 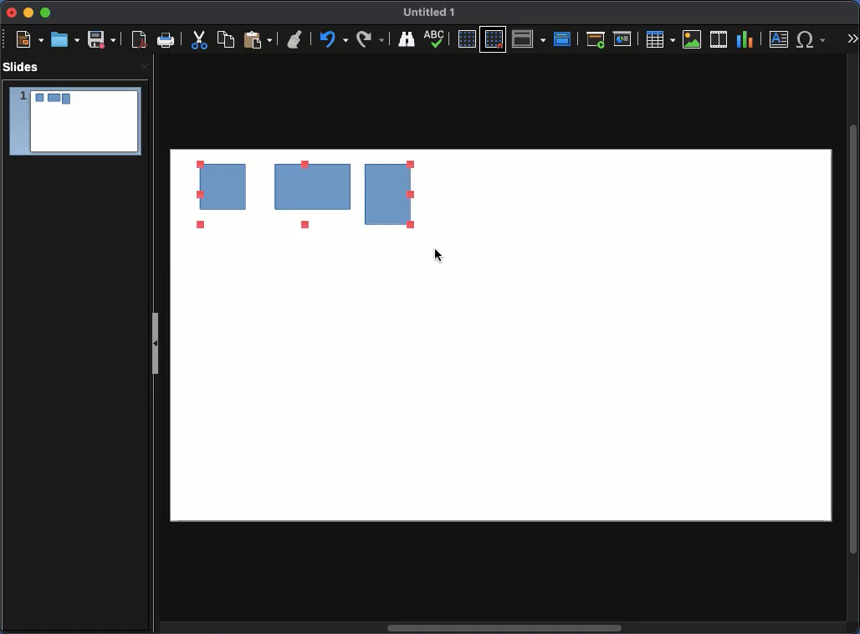 What do you see at coordinates (25, 39) in the screenshot?
I see `New` at bounding box center [25, 39].